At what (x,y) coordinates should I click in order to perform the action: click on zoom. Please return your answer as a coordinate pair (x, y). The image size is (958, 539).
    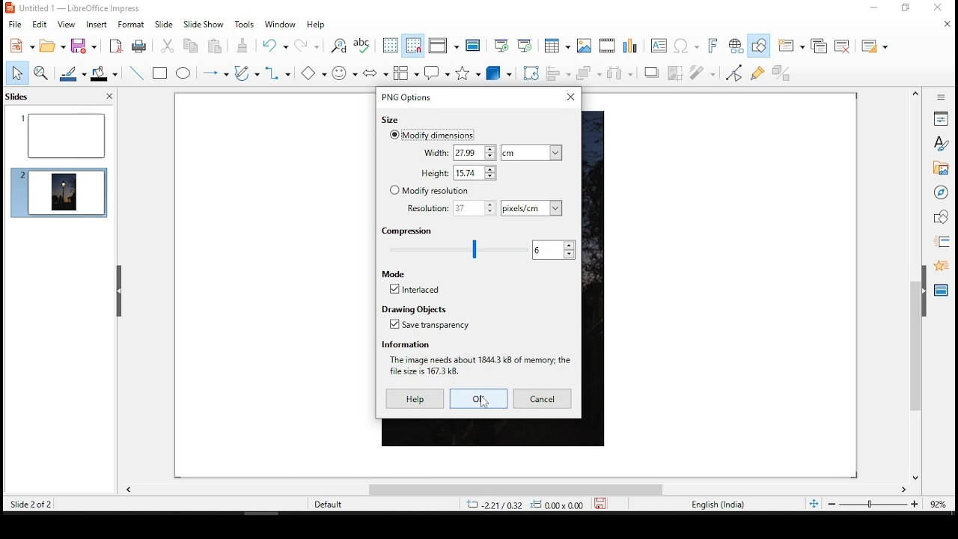
    Looking at the image, I should click on (884, 504).